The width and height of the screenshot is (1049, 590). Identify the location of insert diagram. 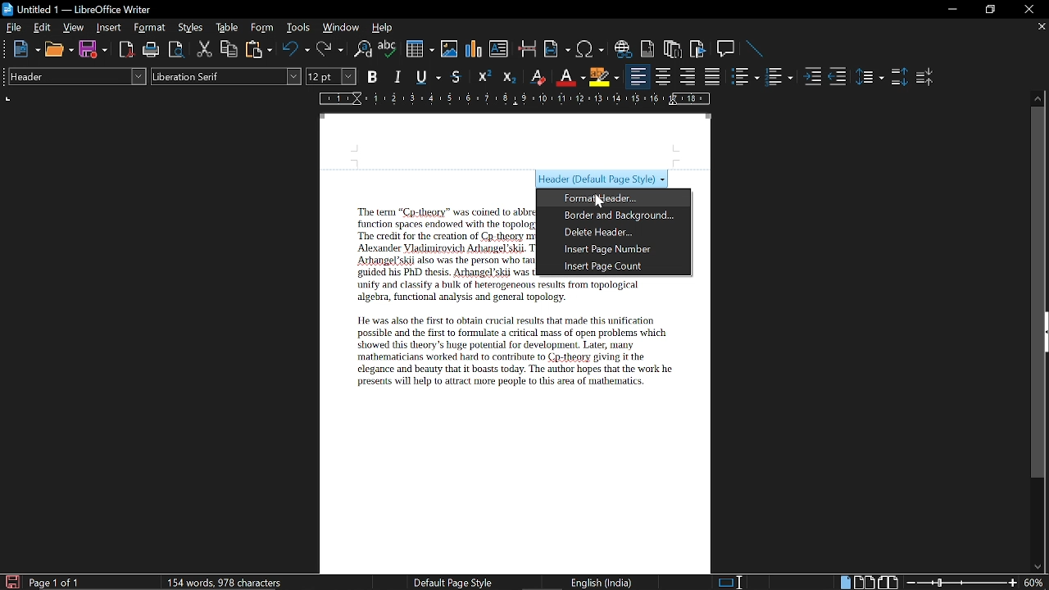
(474, 49).